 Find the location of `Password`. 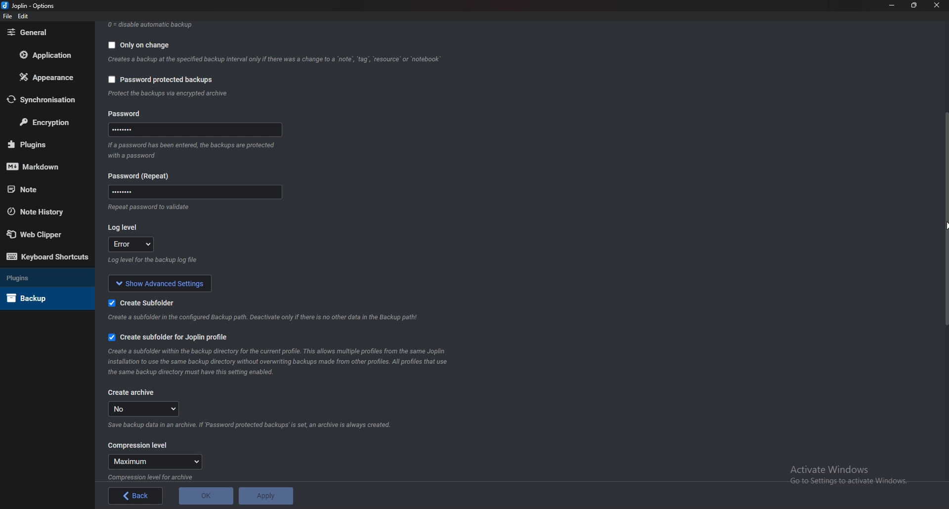

Password is located at coordinates (194, 192).